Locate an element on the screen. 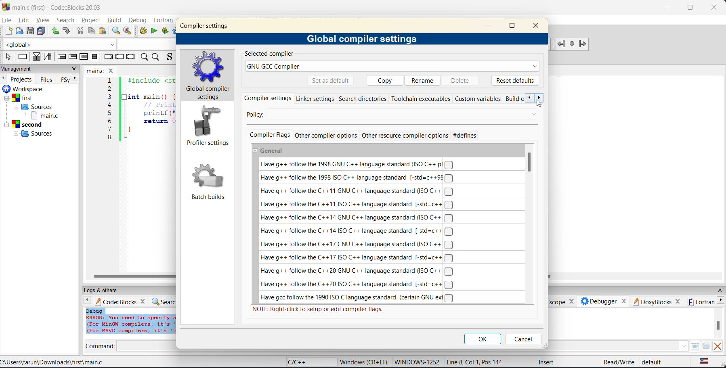 The width and height of the screenshot is (726, 368). Have g++ follow the C++11 GNU C++ language standard (ISO C++ is located at coordinates (358, 191).